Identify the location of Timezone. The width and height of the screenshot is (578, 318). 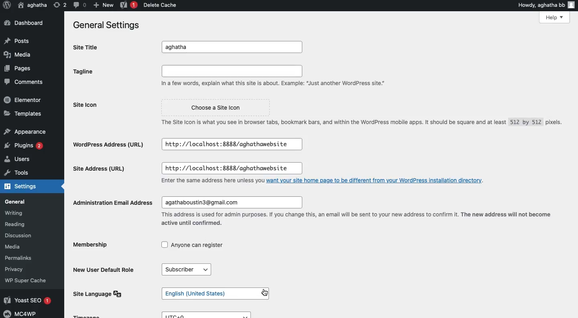
(88, 316).